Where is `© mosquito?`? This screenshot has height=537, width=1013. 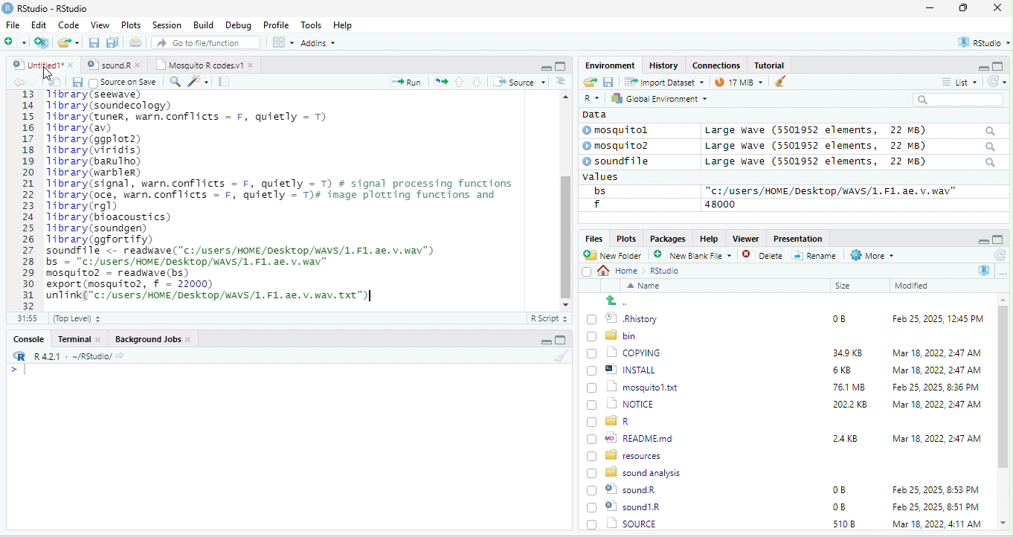 © mosquito? is located at coordinates (620, 144).